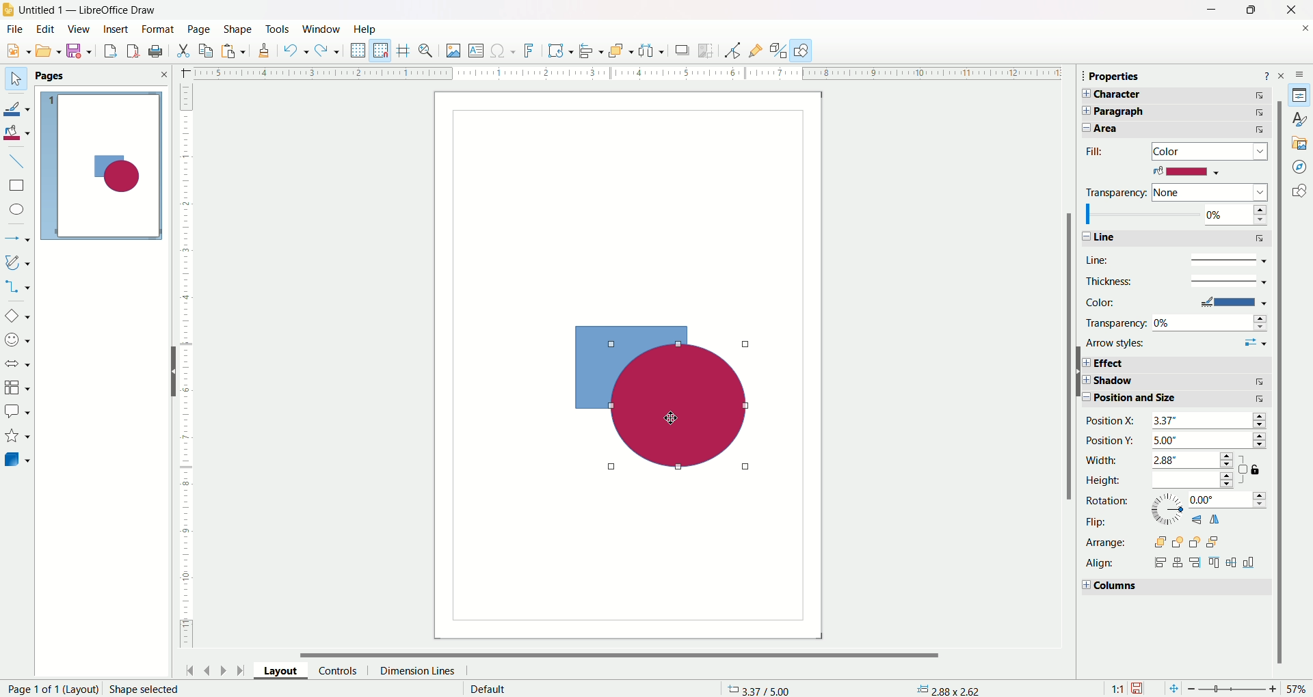 Image resolution: width=1313 pixels, height=697 pixels. I want to click on draw function, so click(804, 50).